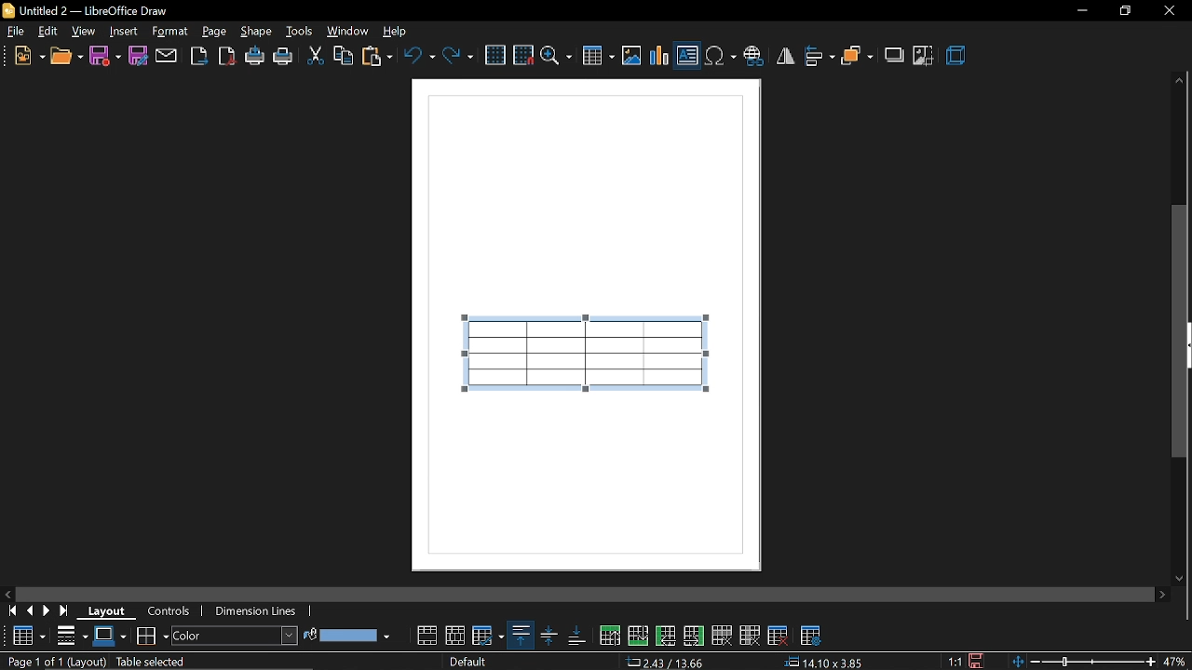 Image resolution: width=1192 pixels, height=670 pixels. I want to click on 14.10x3.85, so click(825, 663).